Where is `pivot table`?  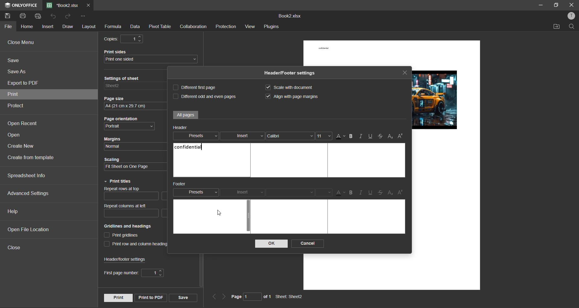
pivot table is located at coordinates (160, 27).